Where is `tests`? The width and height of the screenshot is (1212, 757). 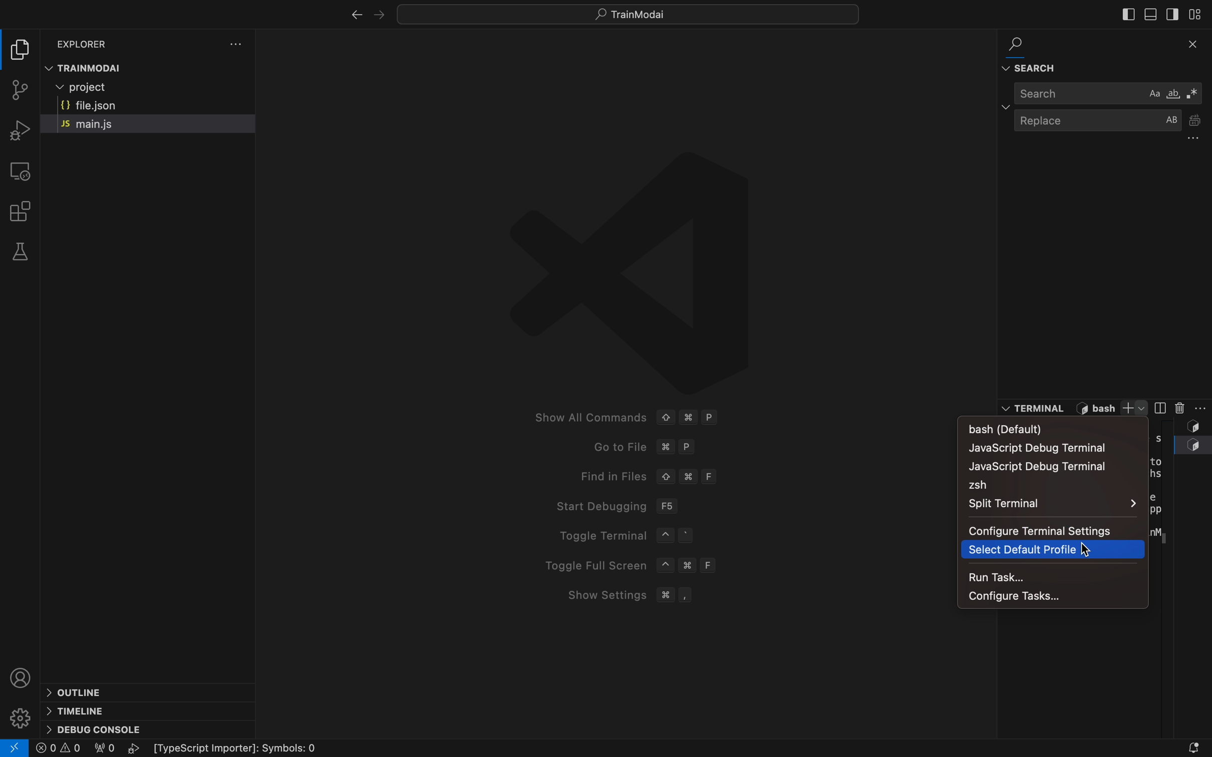
tests is located at coordinates (21, 252).